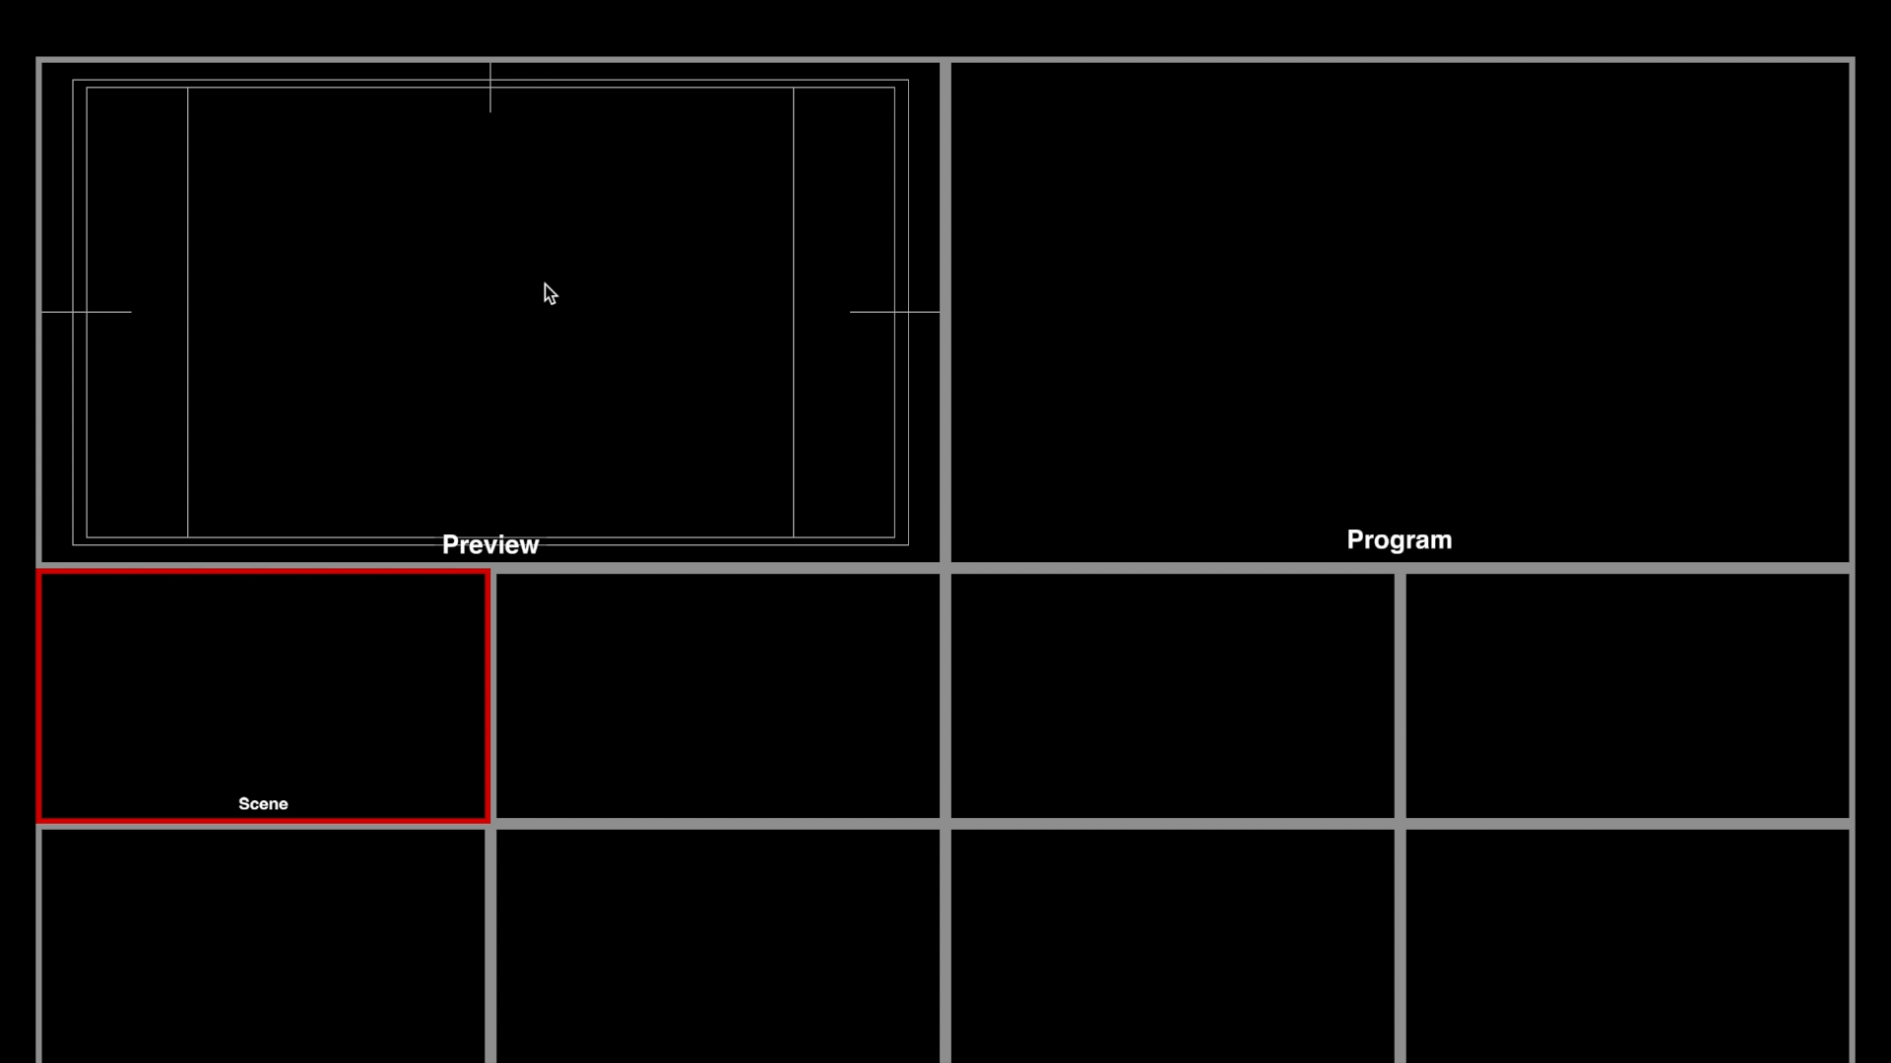 This screenshot has height=1063, width=1891. Describe the element at coordinates (492, 544) in the screenshot. I see `preview` at that location.